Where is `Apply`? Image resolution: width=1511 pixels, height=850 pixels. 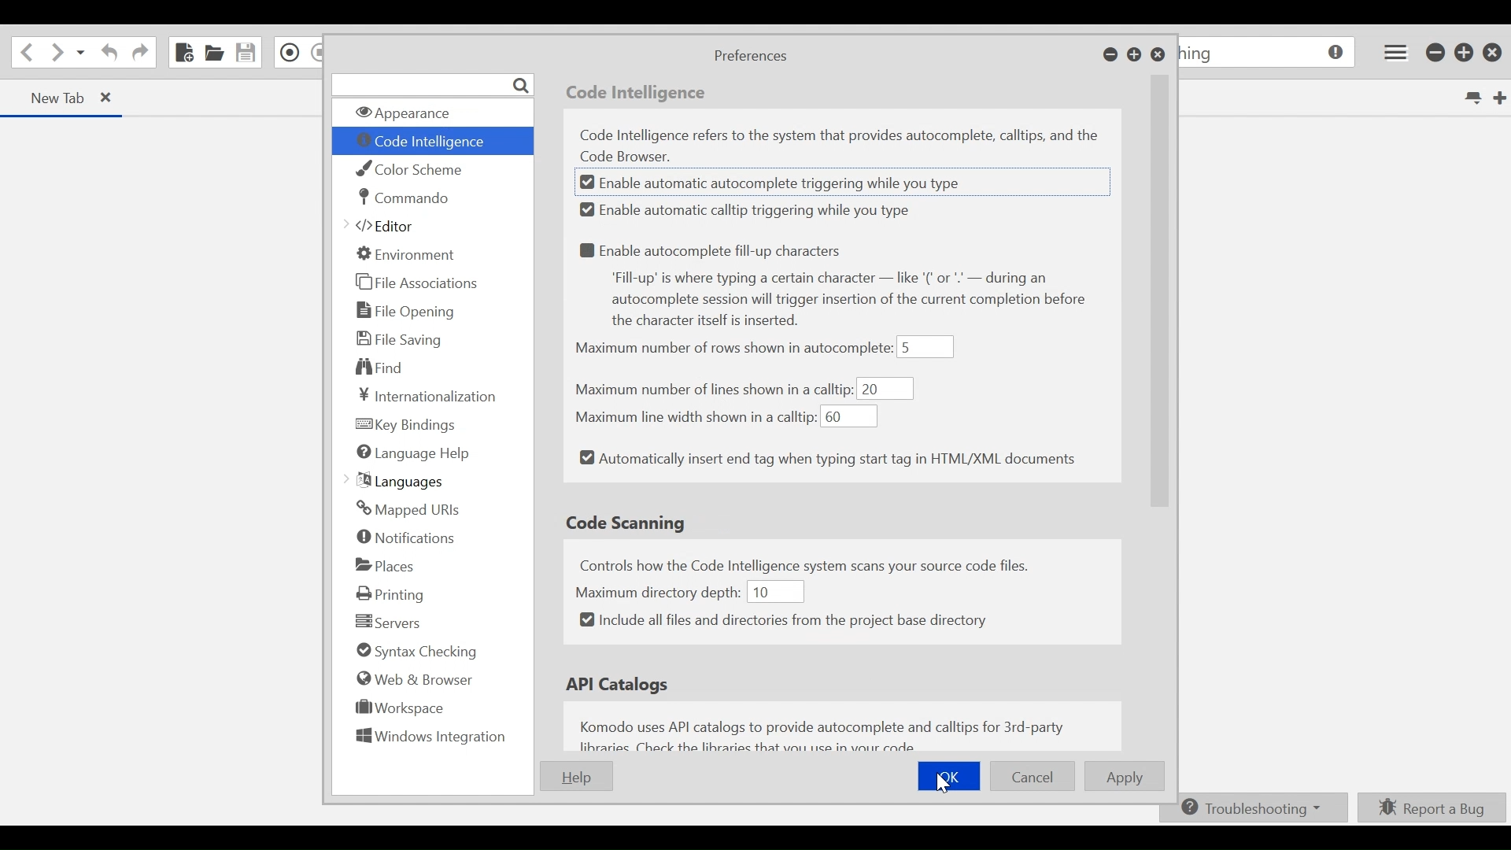
Apply is located at coordinates (1127, 777).